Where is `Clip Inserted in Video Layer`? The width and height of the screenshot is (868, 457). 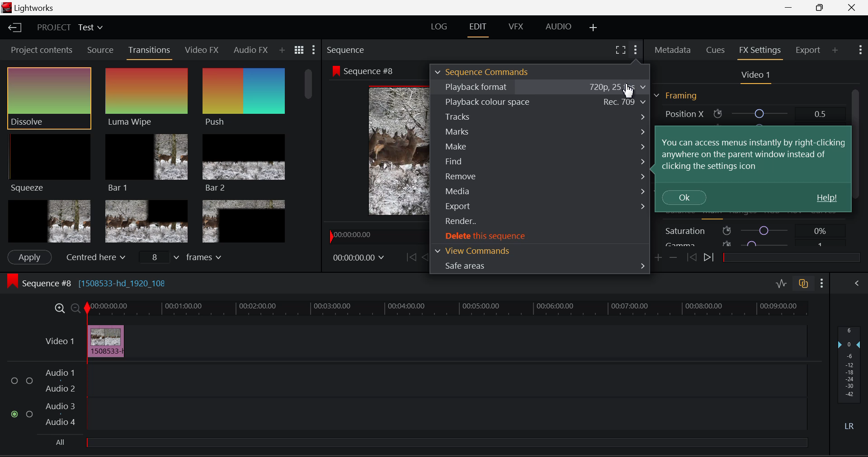
Clip Inserted in Video Layer is located at coordinates (424, 340).